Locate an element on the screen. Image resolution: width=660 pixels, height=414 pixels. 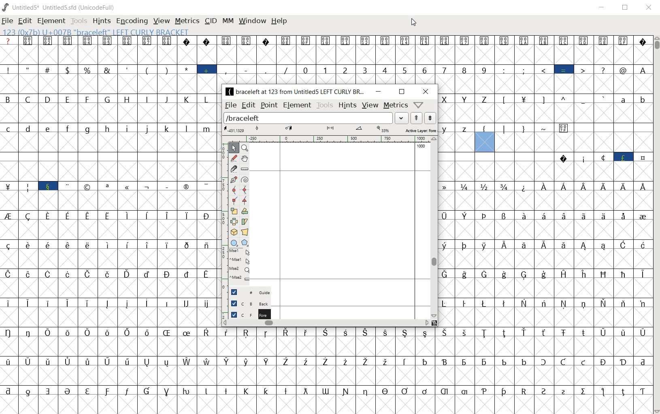
perform a perspective transformation on the selection is located at coordinates (245, 232).